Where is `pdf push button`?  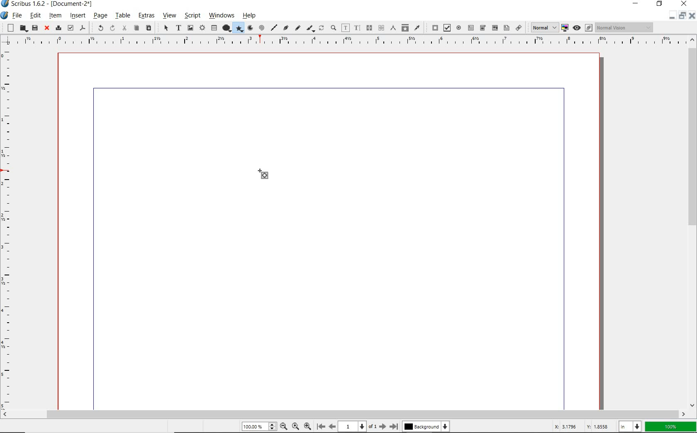 pdf push button is located at coordinates (433, 27).